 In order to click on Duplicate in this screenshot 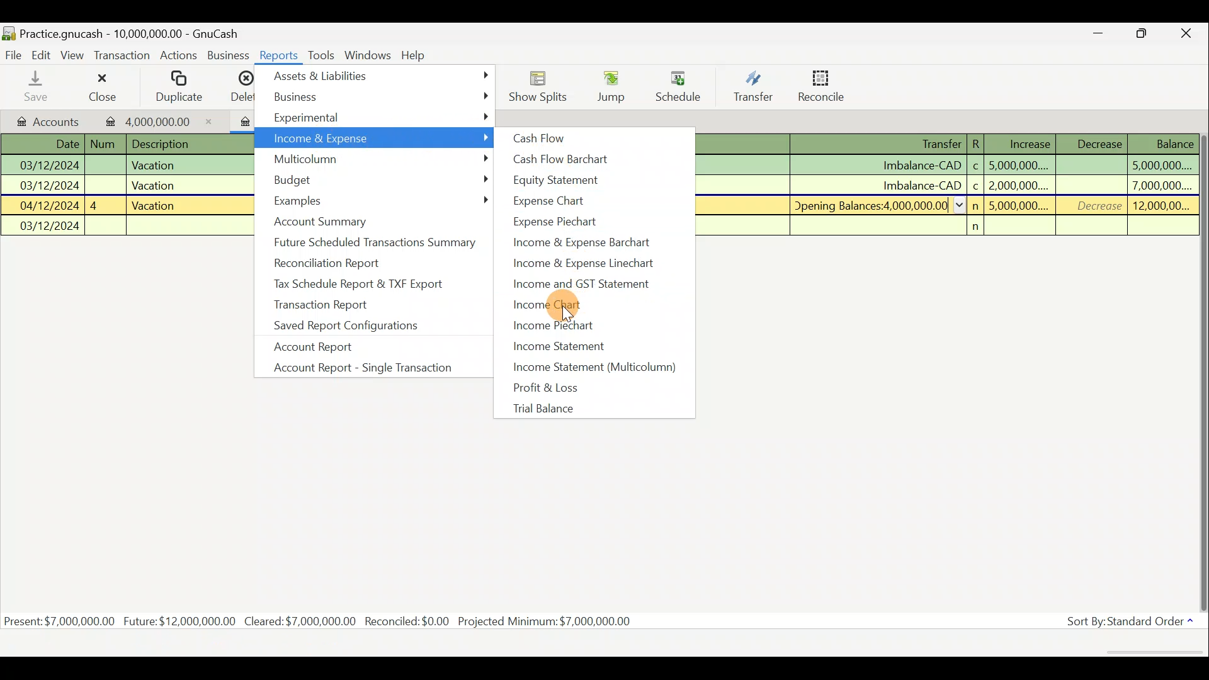, I will do `click(177, 86)`.